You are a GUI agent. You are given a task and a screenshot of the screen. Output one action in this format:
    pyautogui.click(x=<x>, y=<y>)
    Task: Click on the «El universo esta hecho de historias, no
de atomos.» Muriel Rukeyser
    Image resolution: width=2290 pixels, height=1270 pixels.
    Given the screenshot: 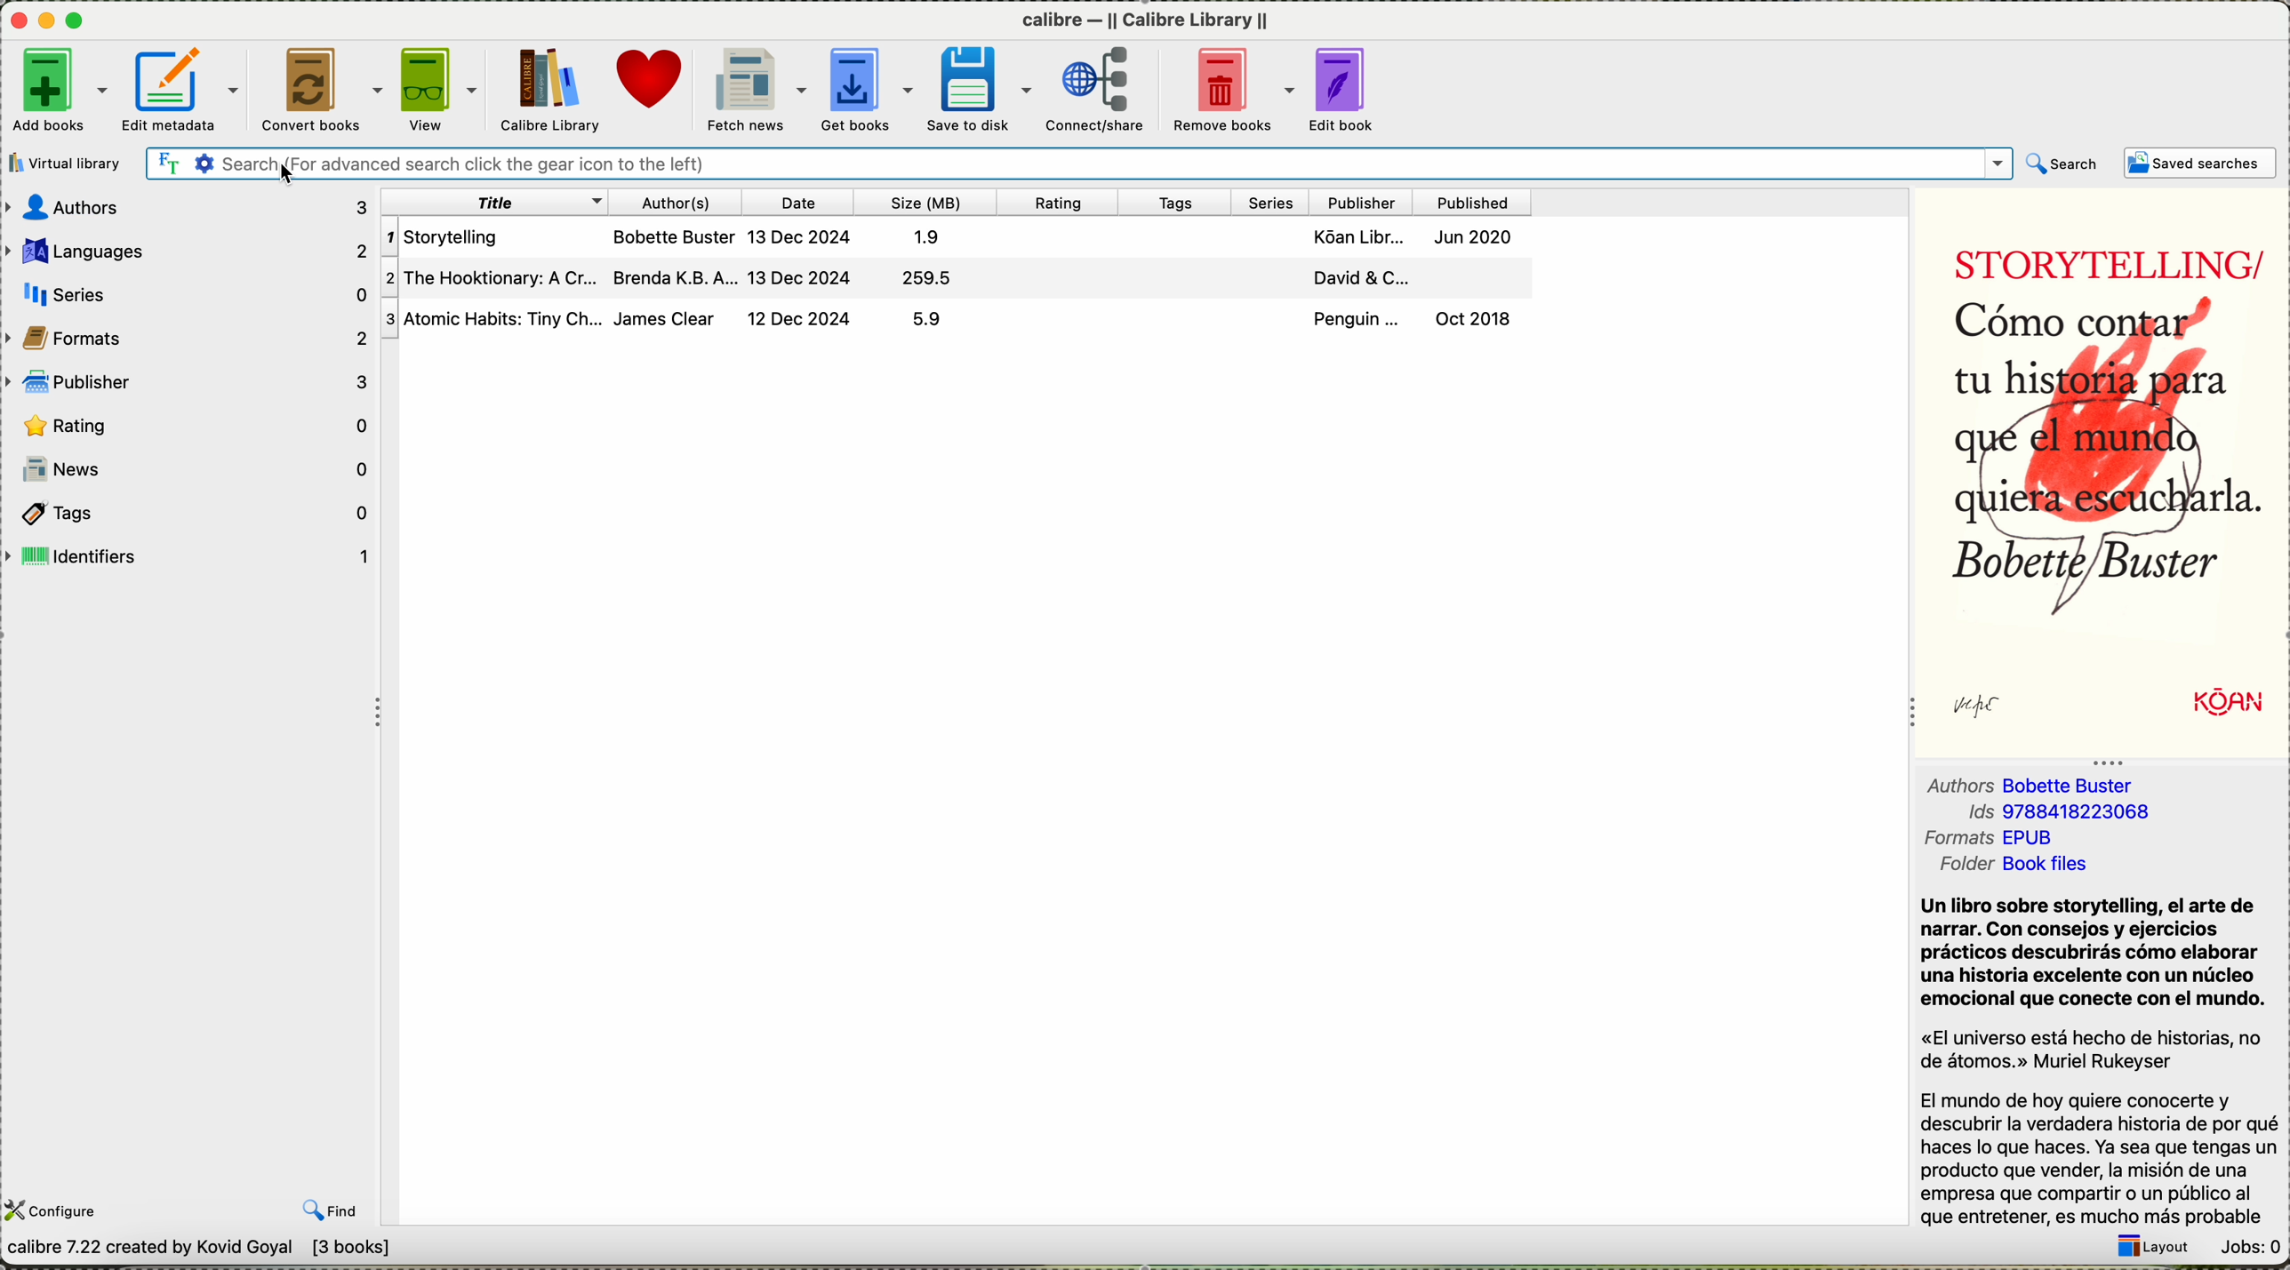 What is the action you would take?
    pyautogui.click(x=2096, y=1050)
    